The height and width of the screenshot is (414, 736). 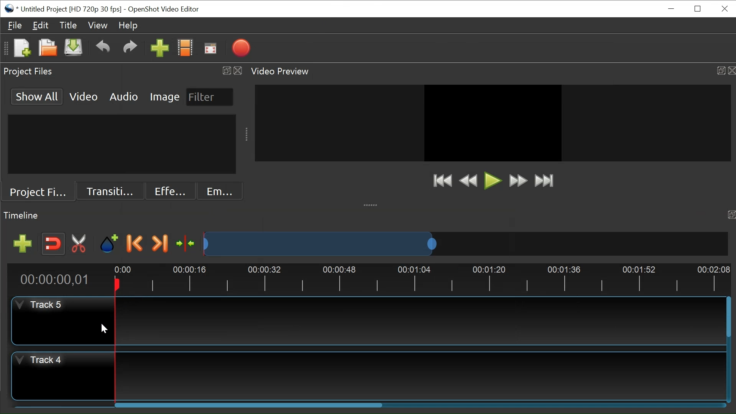 I want to click on Edit, so click(x=40, y=25).